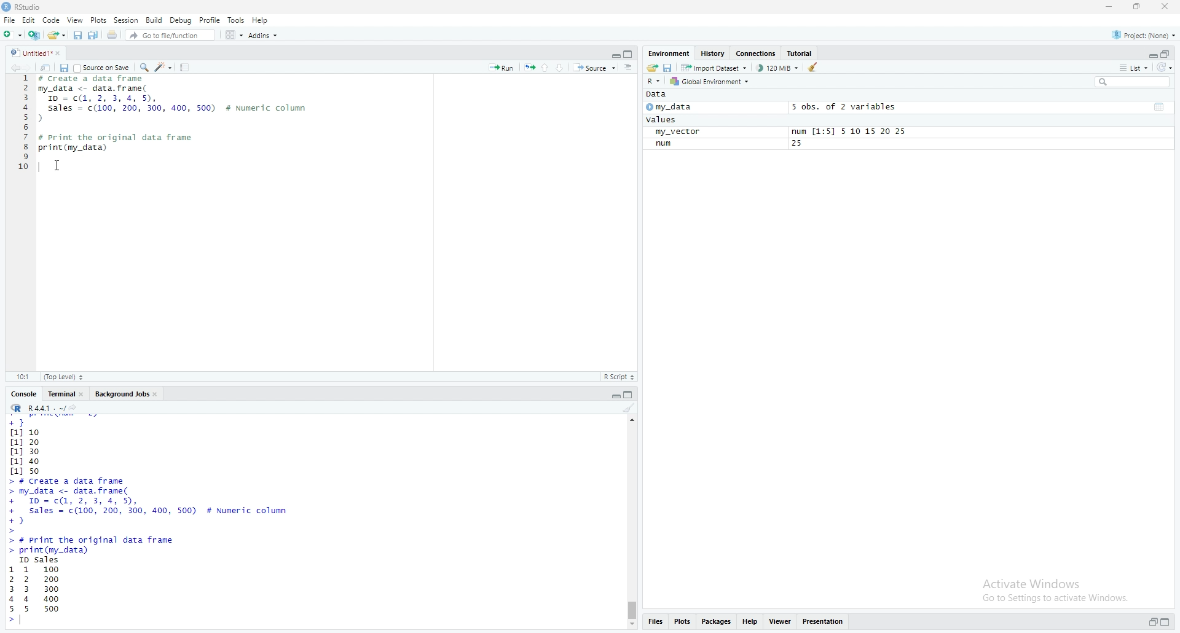  What do you see at coordinates (29, 446) in the screenshot?
I see `numerical data` at bounding box center [29, 446].